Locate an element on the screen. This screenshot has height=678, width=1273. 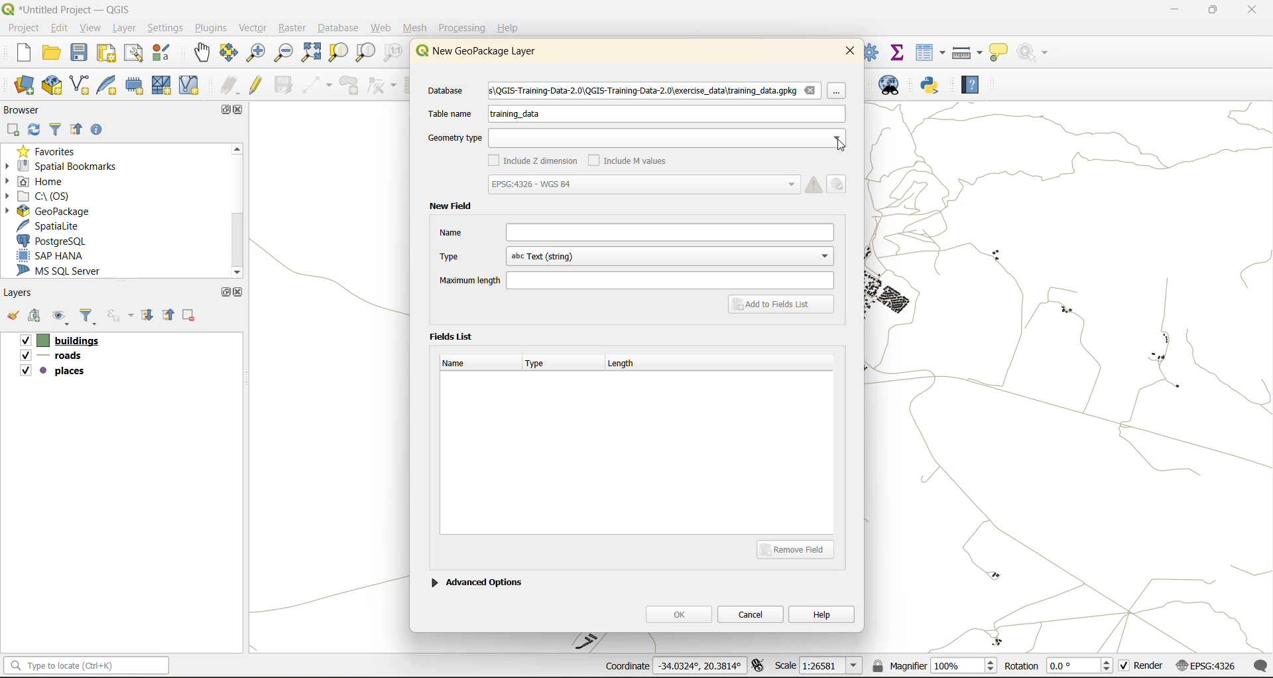
ok is located at coordinates (678, 614).